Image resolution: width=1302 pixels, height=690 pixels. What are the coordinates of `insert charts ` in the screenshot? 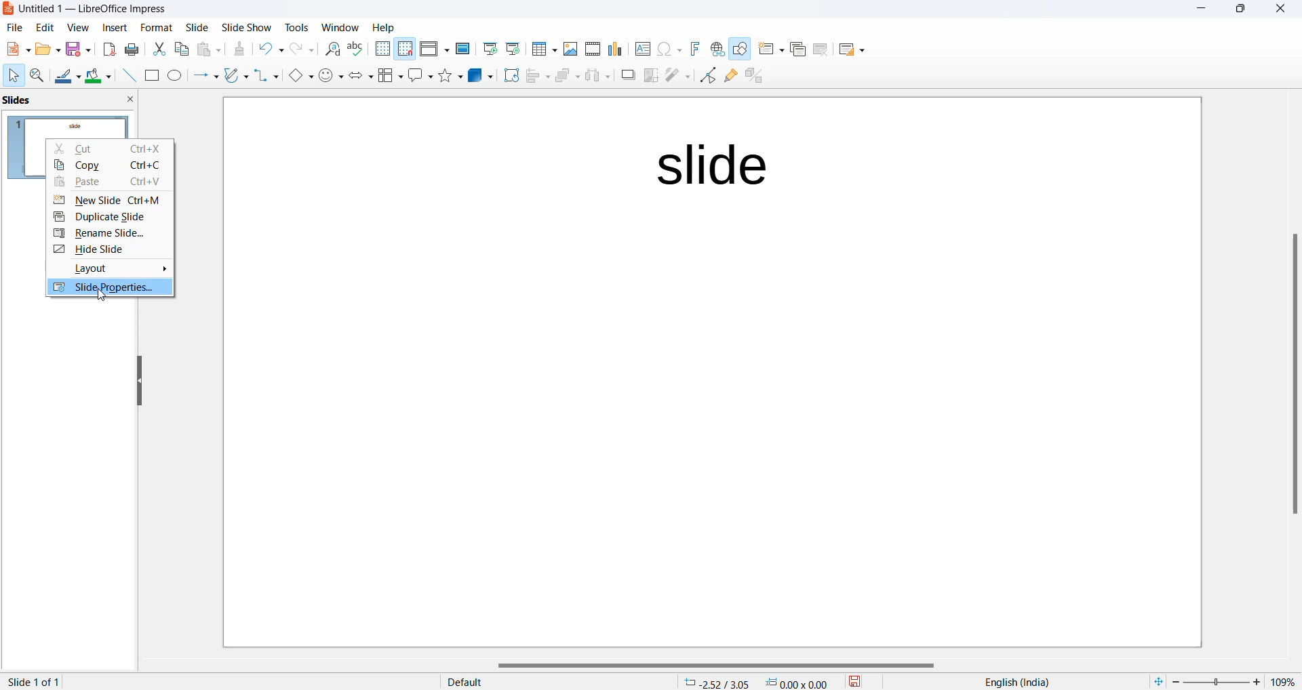 It's located at (616, 49).